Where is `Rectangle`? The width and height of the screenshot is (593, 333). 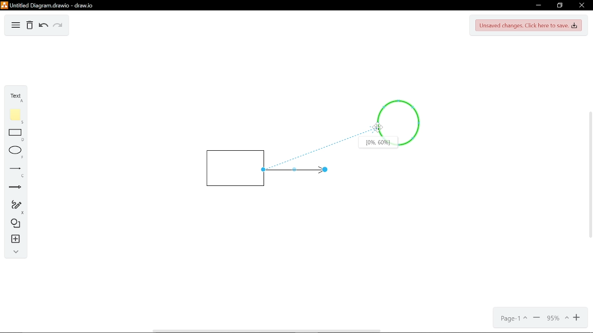 Rectangle is located at coordinates (13, 135).